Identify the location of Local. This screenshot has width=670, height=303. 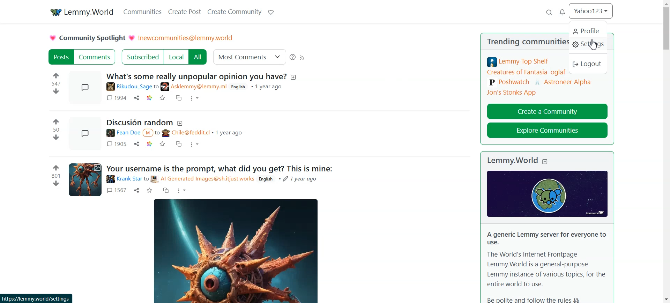
(176, 57).